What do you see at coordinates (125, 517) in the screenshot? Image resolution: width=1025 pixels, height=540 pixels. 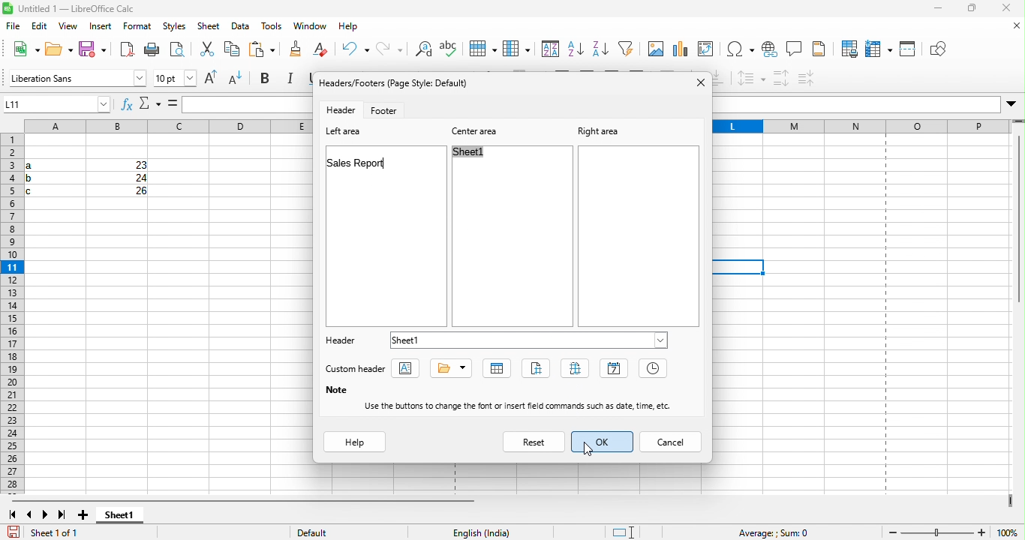 I see `sheet 1` at bounding box center [125, 517].